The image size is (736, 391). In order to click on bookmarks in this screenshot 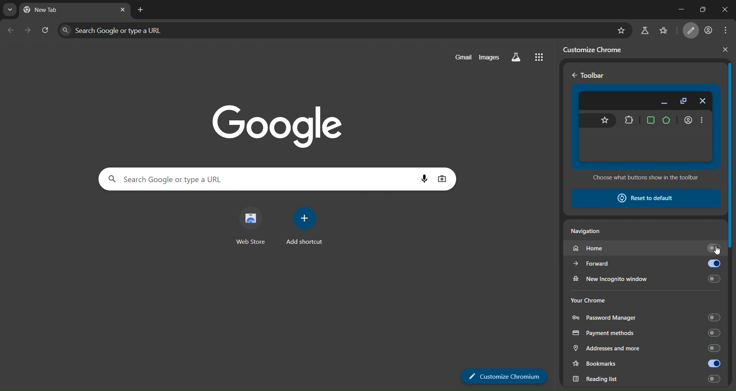, I will do `click(669, 30)`.